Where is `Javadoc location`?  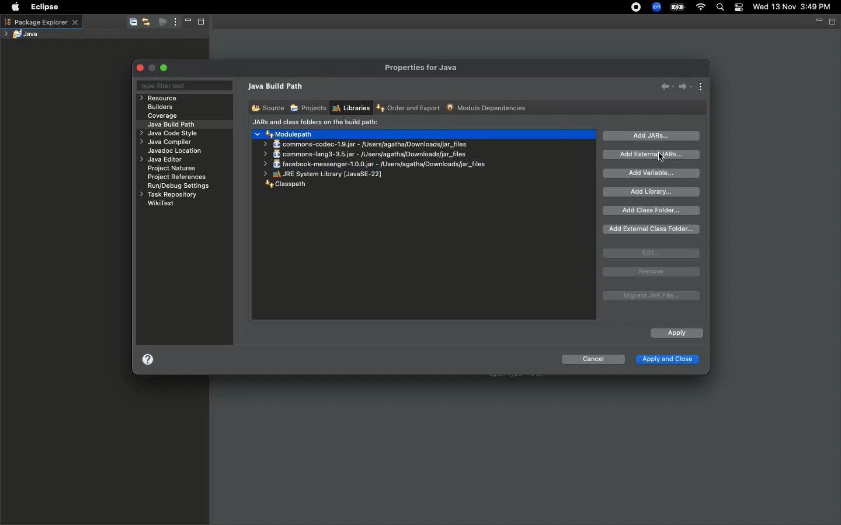 Javadoc location is located at coordinates (176, 152).